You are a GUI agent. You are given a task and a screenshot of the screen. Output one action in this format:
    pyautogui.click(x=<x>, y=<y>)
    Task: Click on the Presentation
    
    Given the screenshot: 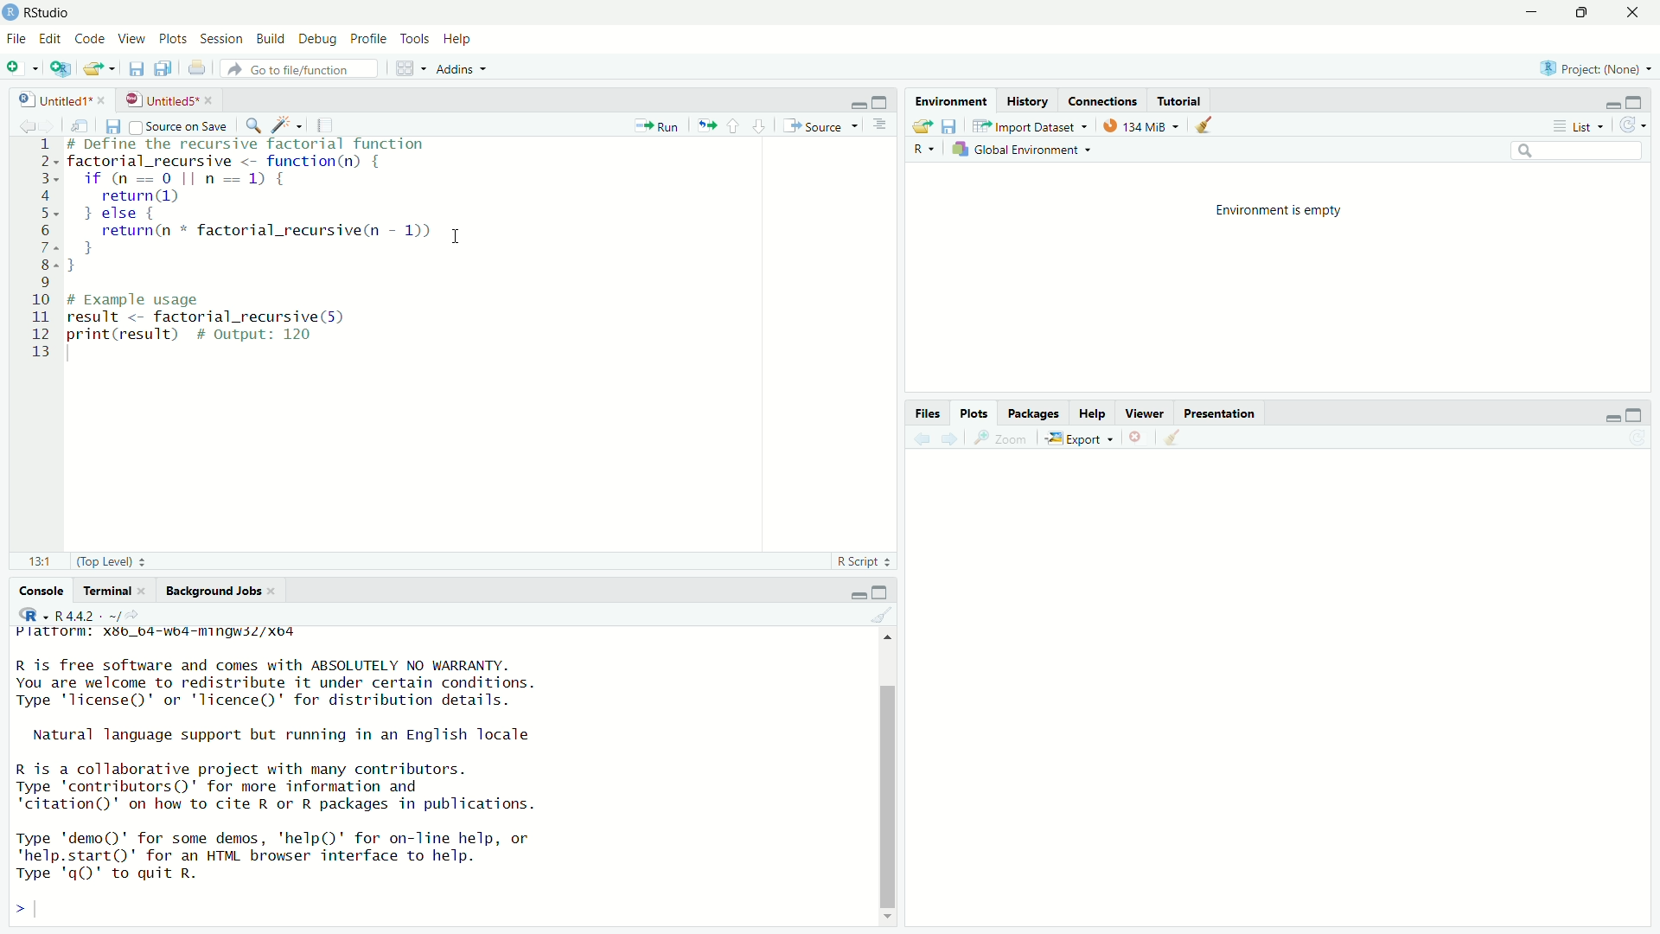 What is the action you would take?
    pyautogui.click(x=1221, y=412)
    